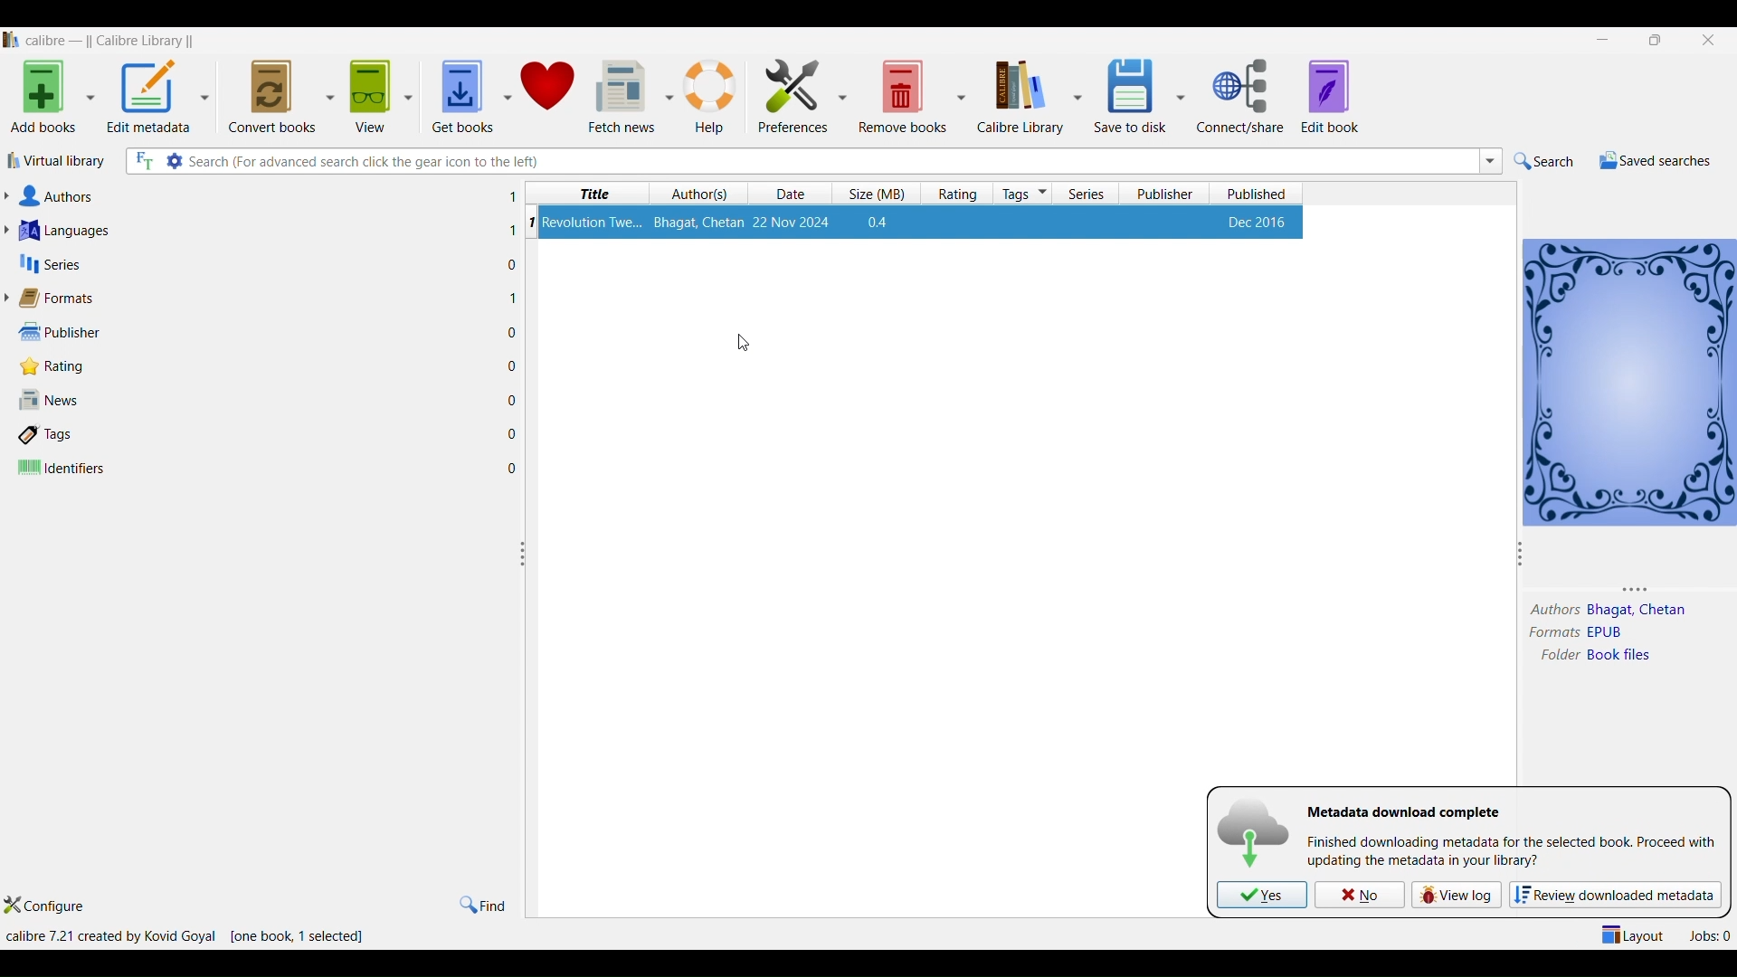 Image resolution: width=1737 pixels, height=977 pixels. I want to click on view, so click(370, 90).